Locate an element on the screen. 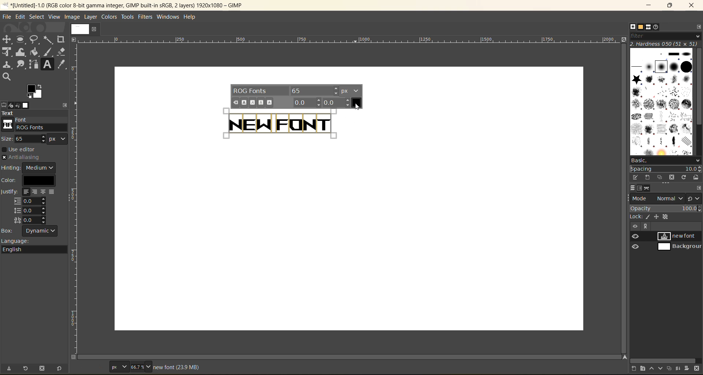 The height and width of the screenshot is (375, 703). help is located at coordinates (193, 18).